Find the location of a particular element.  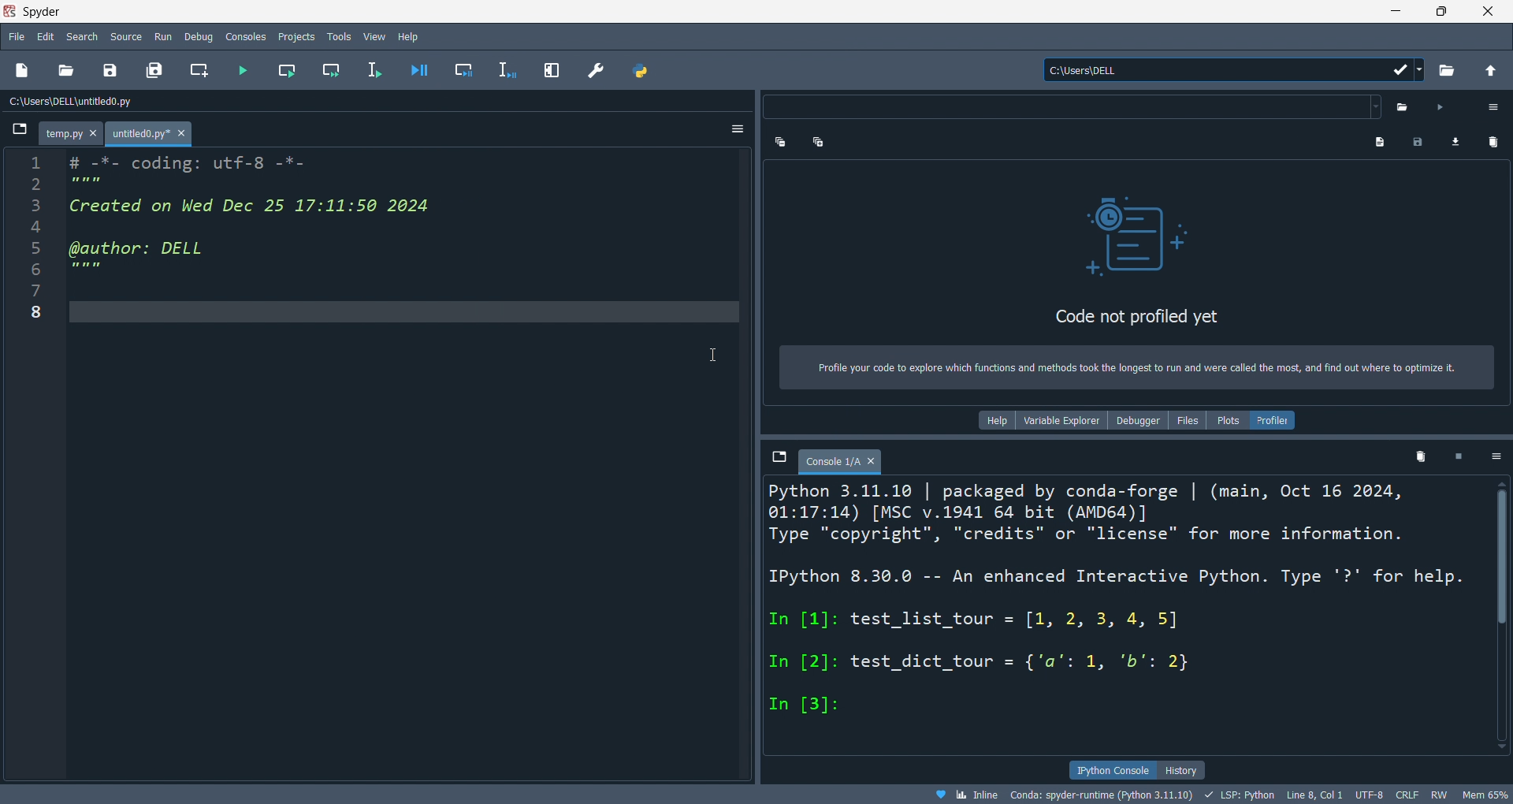

open directory is located at coordinates (1447, 69).